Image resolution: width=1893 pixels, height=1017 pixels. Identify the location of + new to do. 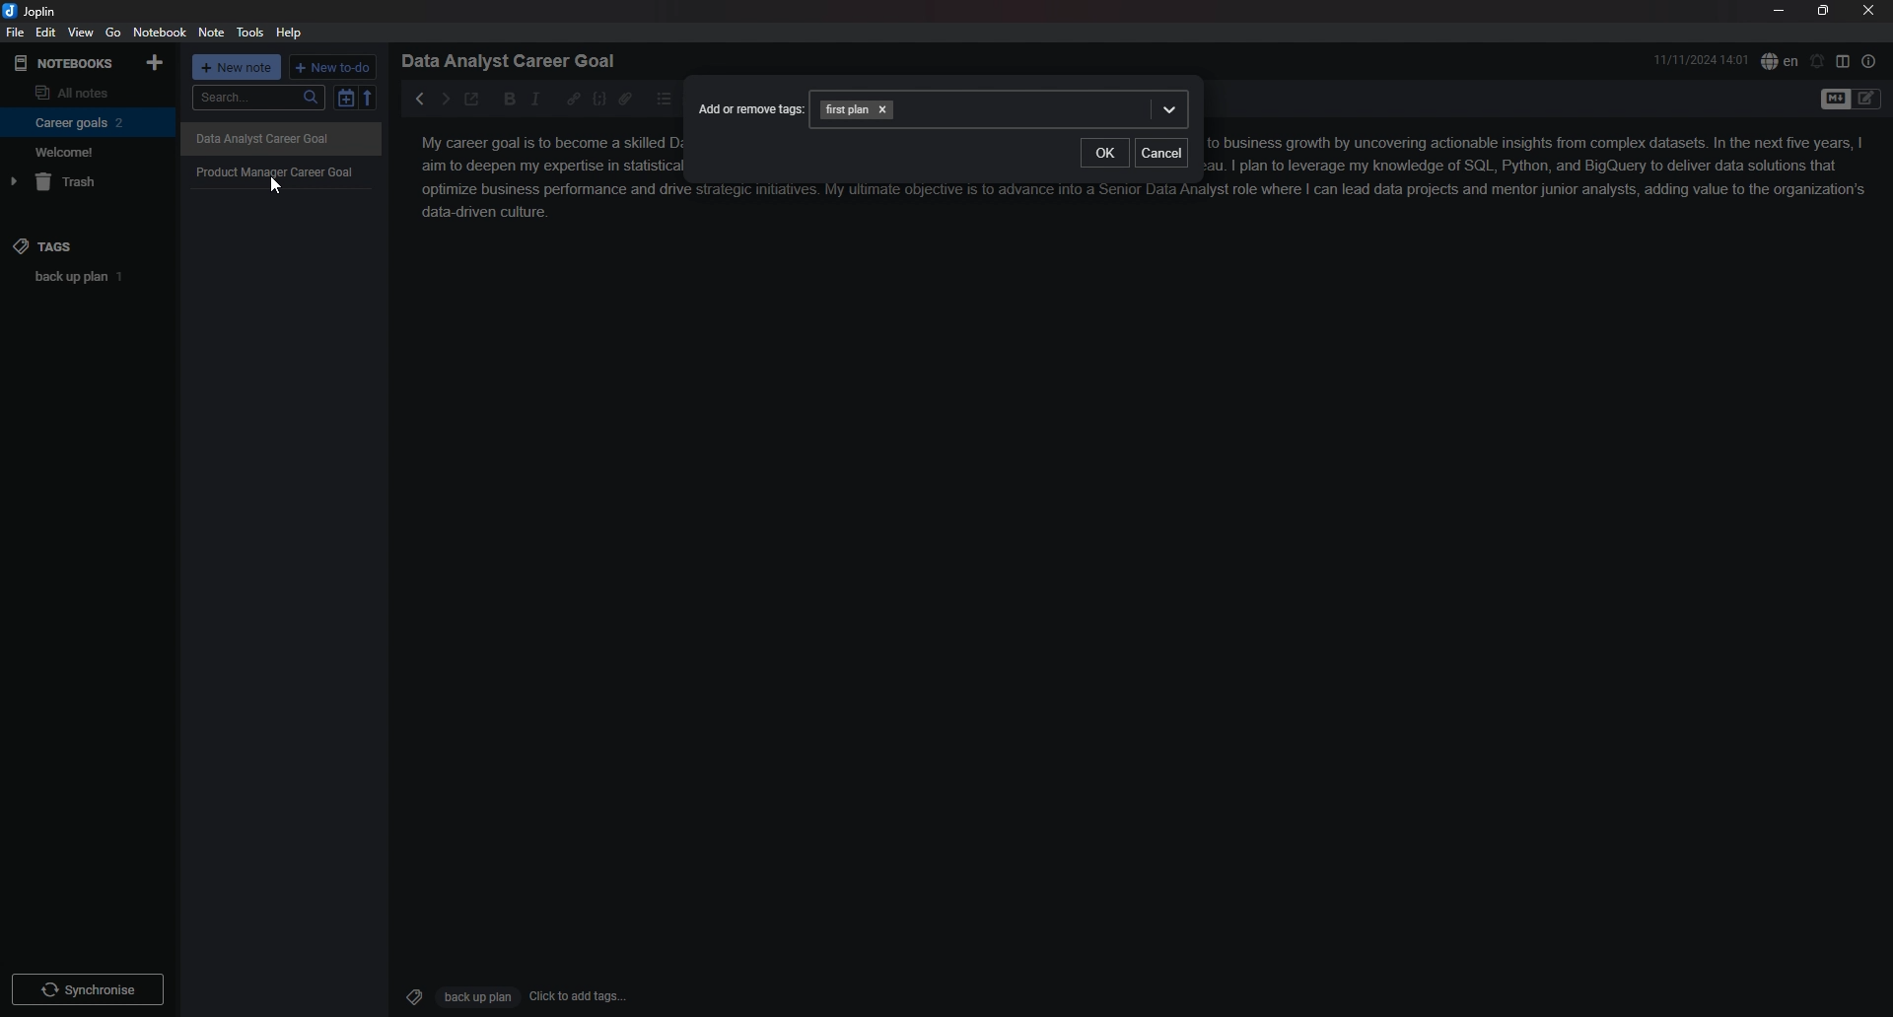
(331, 67).